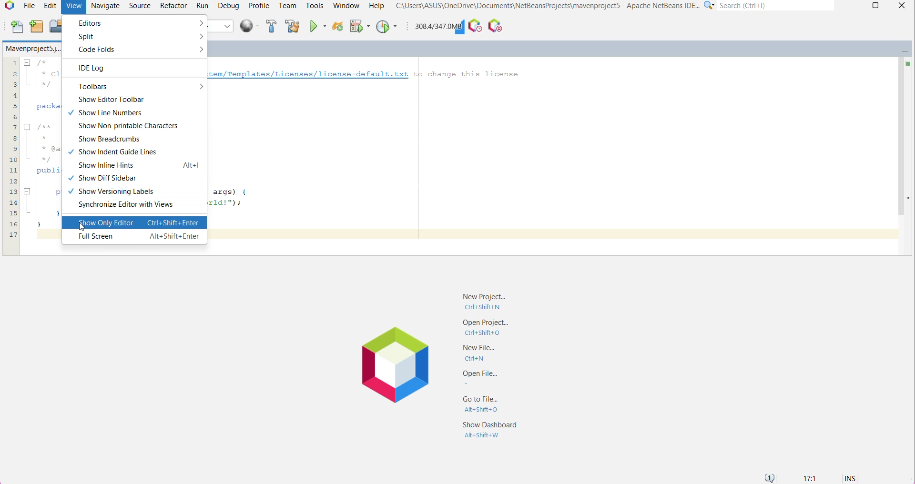 This screenshot has width=915, height=484. Describe the element at coordinates (127, 191) in the screenshot. I see `Show Versioning Labels` at that location.